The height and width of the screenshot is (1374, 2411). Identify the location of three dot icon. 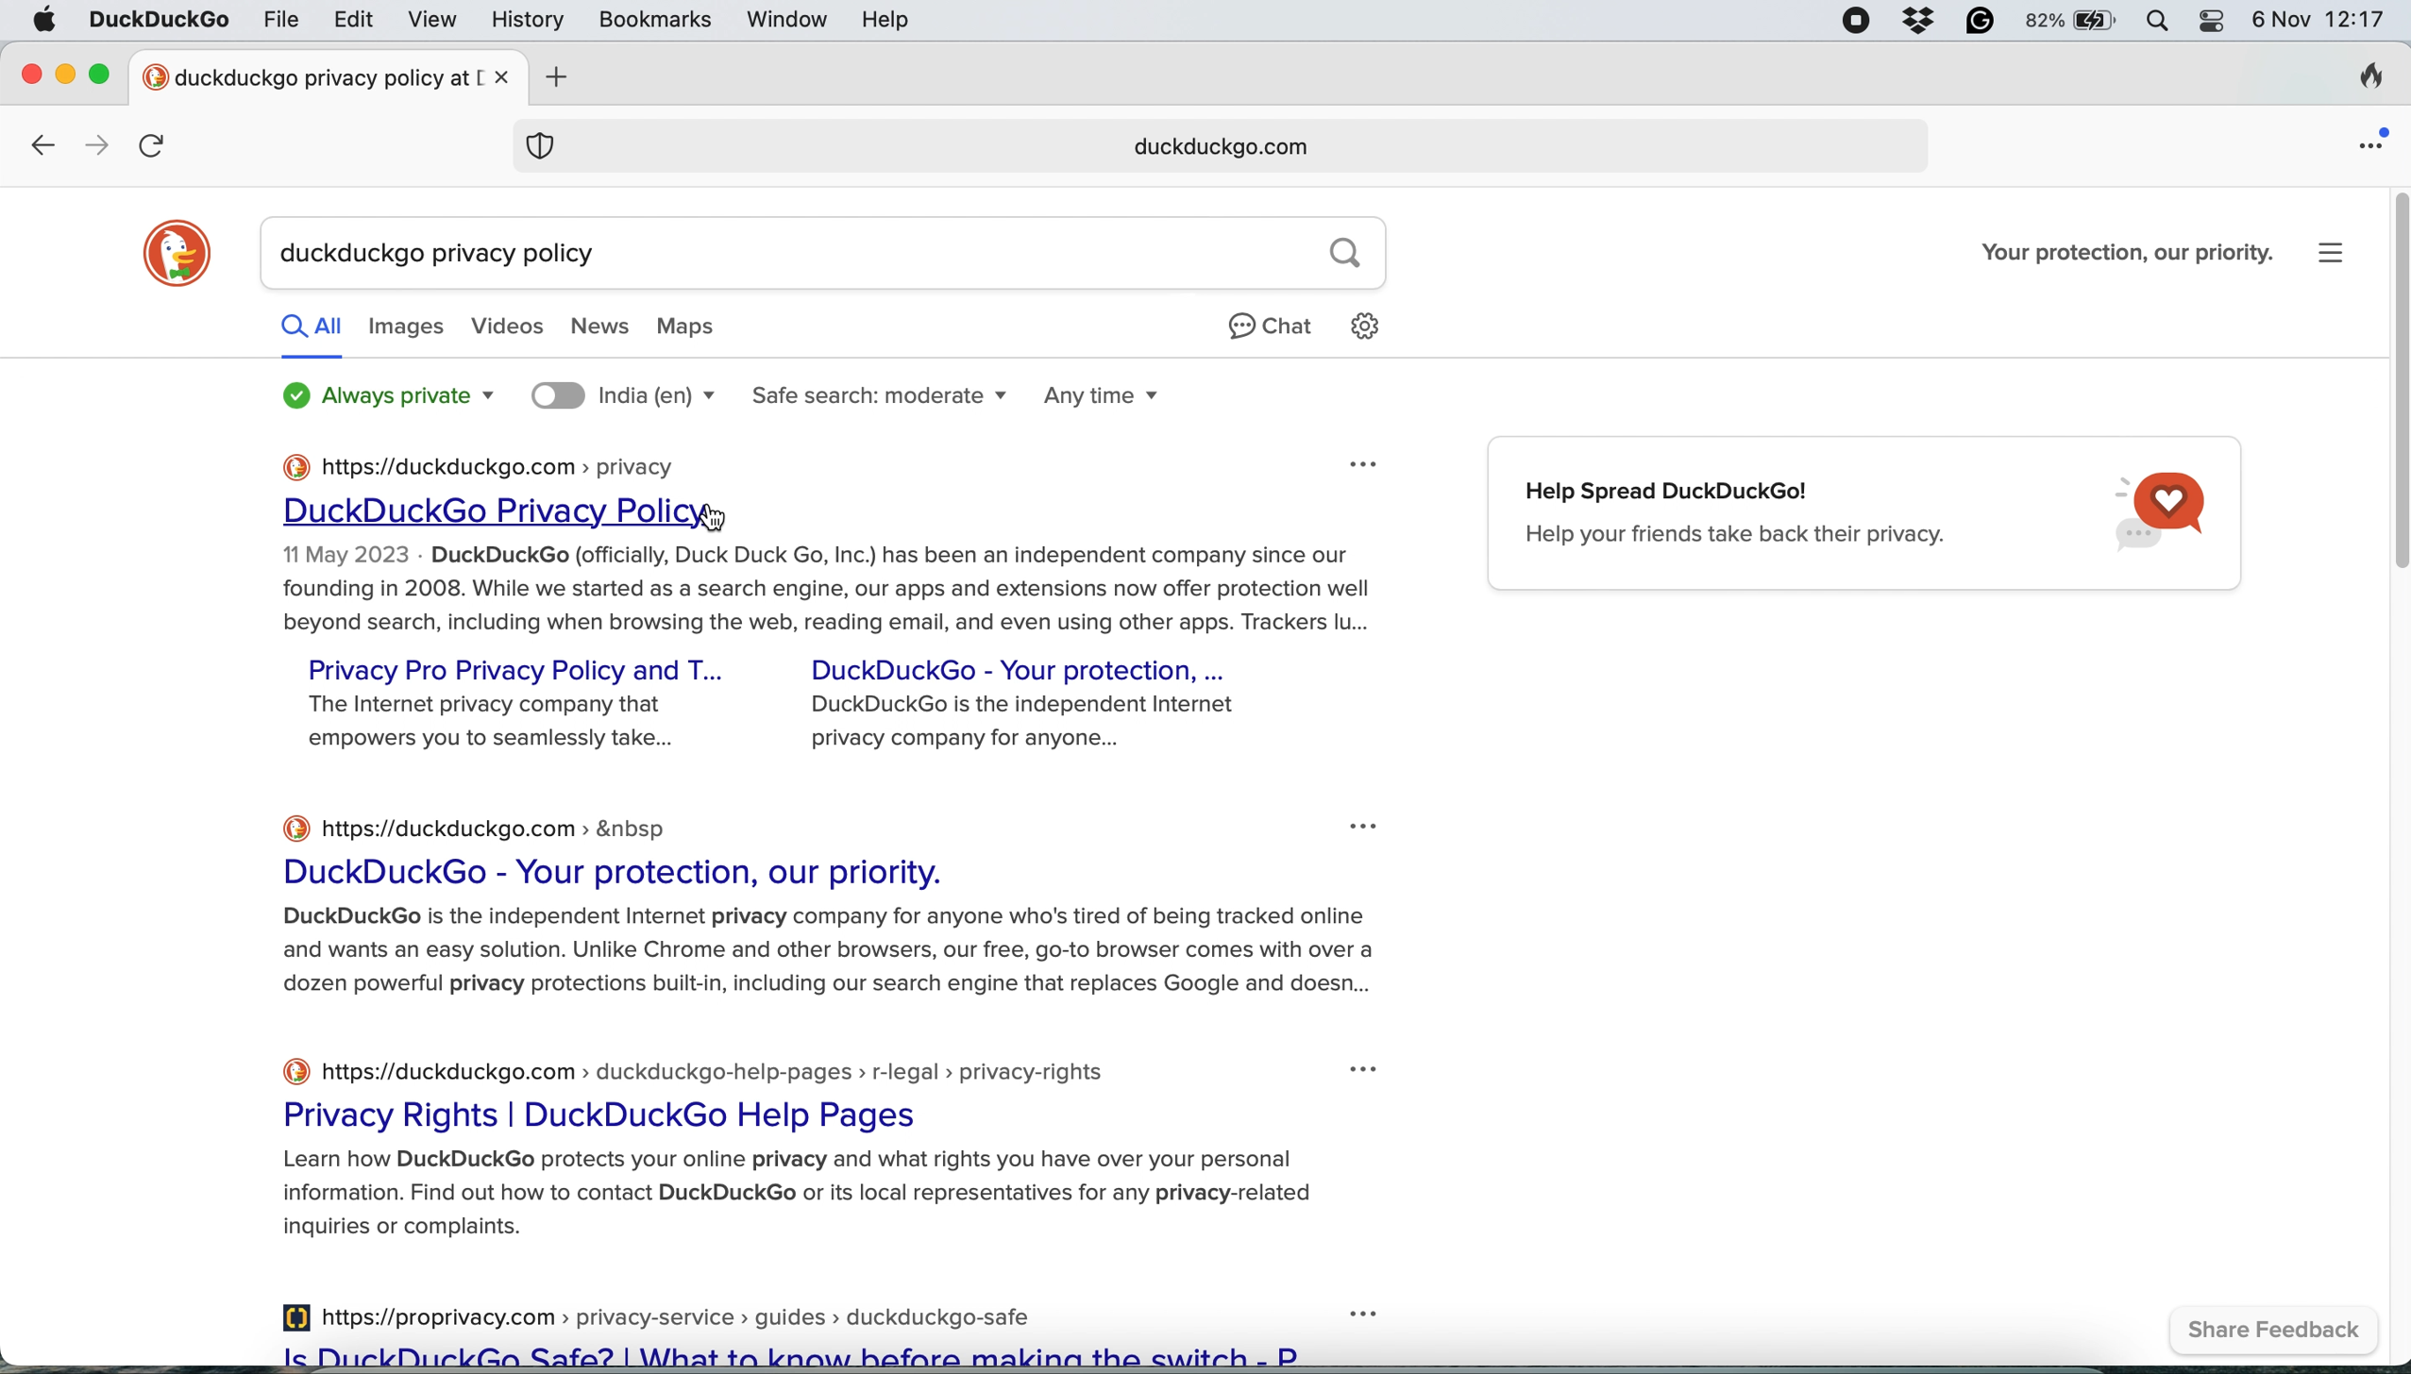
(1372, 825).